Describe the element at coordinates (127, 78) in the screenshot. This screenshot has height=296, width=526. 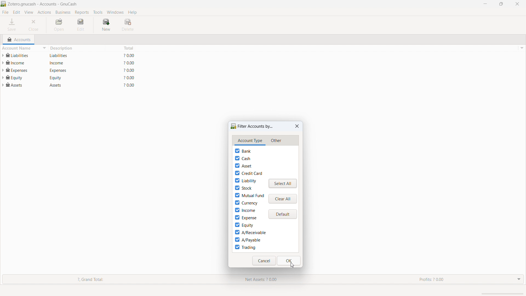
I see `total` at that location.